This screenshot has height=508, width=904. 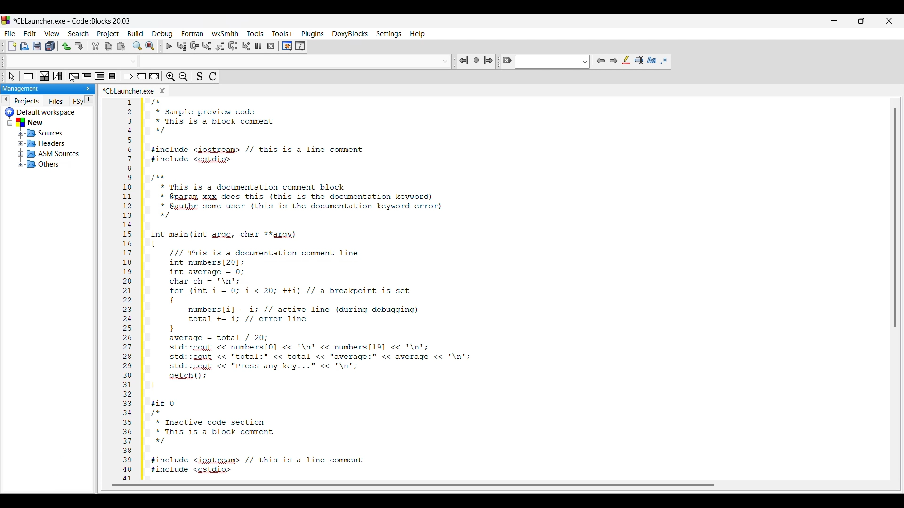 What do you see at coordinates (207, 46) in the screenshot?
I see `Step into` at bounding box center [207, 46].